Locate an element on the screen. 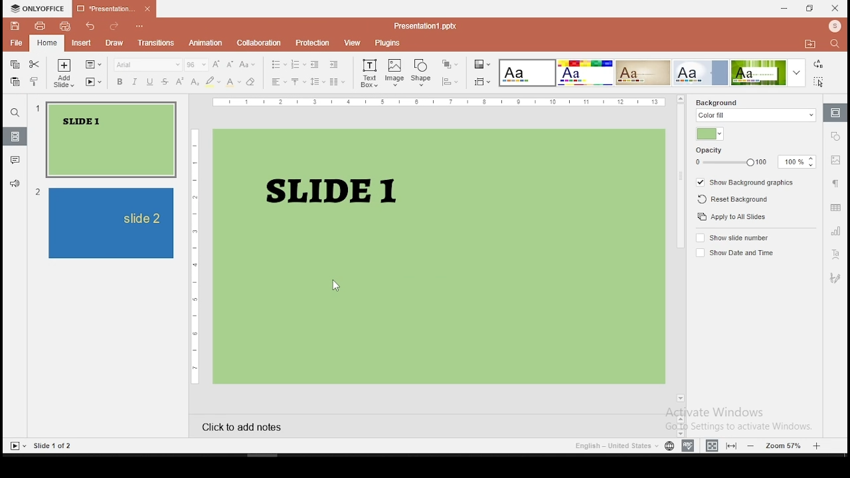  view is located at coordinates (352, 42).